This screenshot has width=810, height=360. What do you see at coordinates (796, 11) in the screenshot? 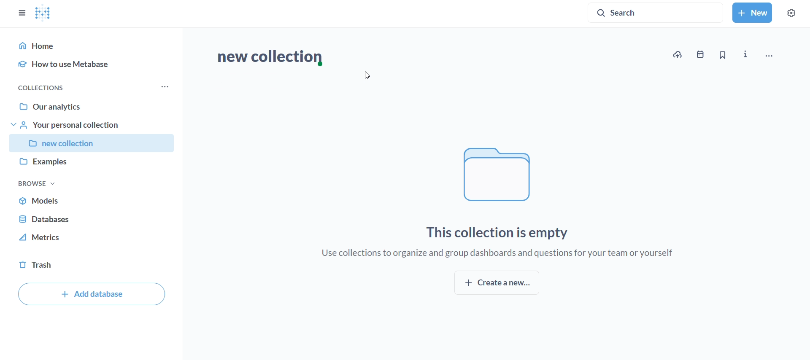
I see `settings` at bounding box center [796, 11].